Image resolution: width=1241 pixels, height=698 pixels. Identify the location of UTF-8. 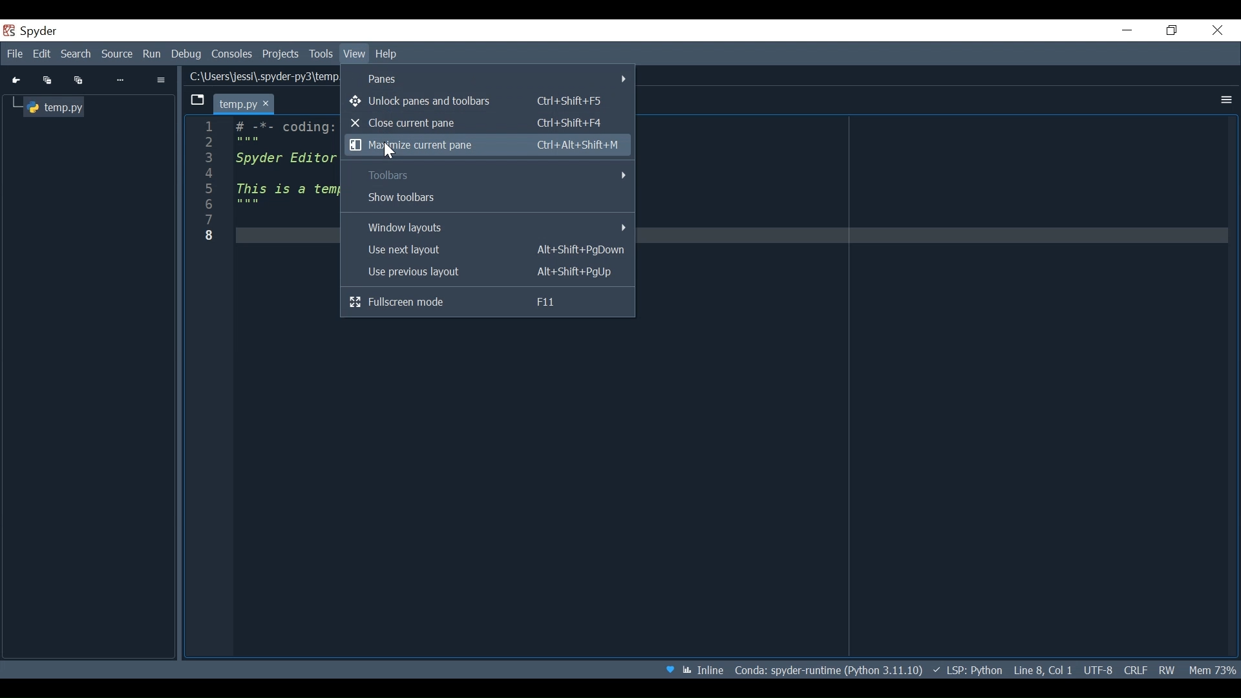
(1099, 670).